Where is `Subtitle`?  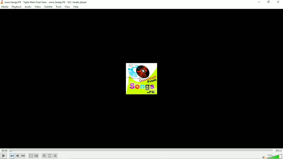 Subtitle is located at coordinates (48, 7).